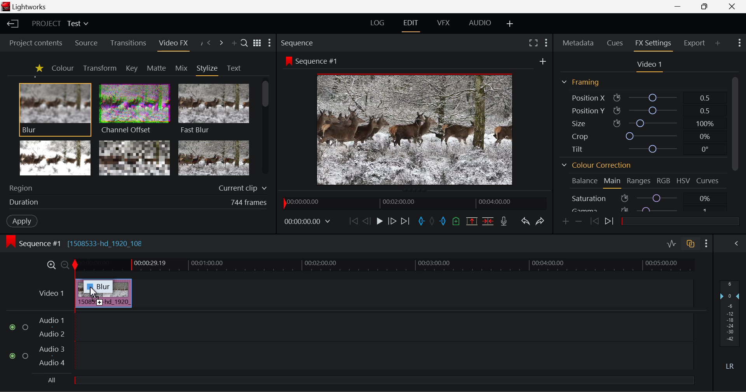 Image resolution: width=746 pixels, height=392 pixels. What do you see at coordinates (245, 44) in the screenshot?
I see `Search` at bounding box center [245, 44].